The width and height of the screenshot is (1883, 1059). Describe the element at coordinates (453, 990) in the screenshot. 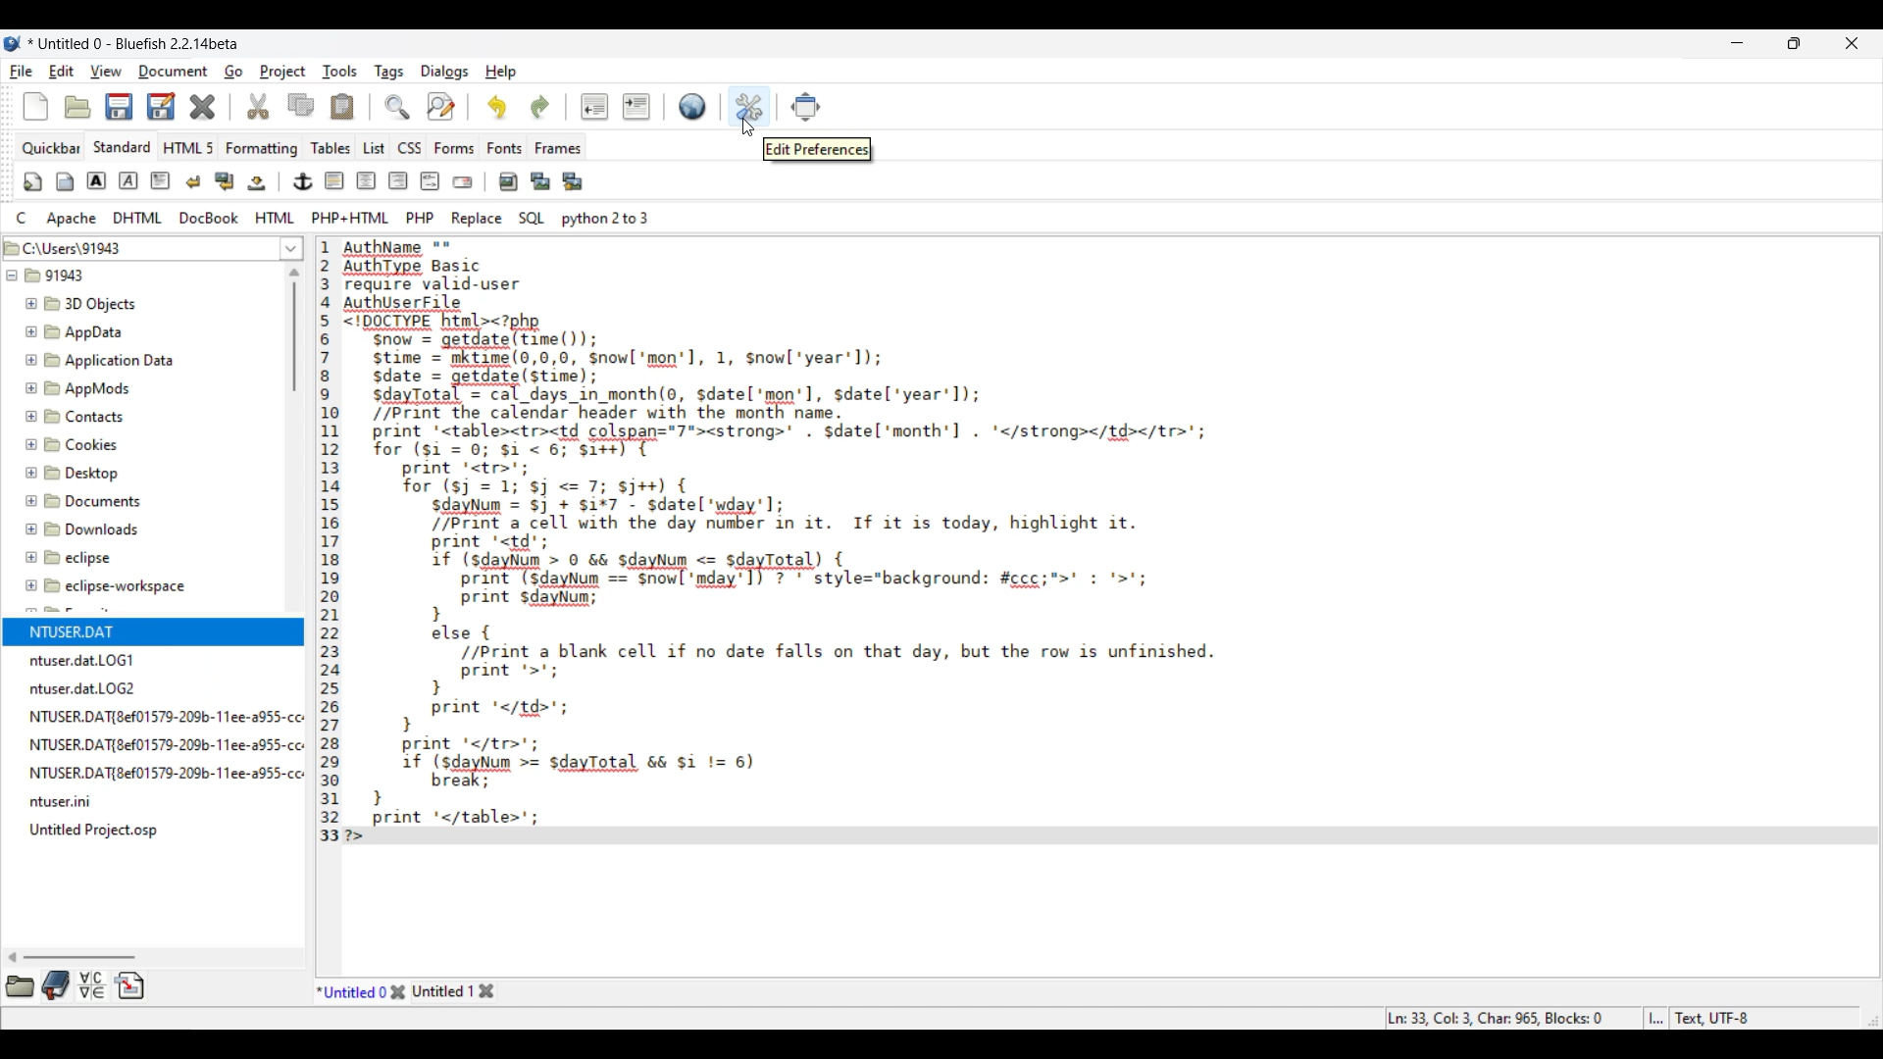

I see `Other tab` at that location.